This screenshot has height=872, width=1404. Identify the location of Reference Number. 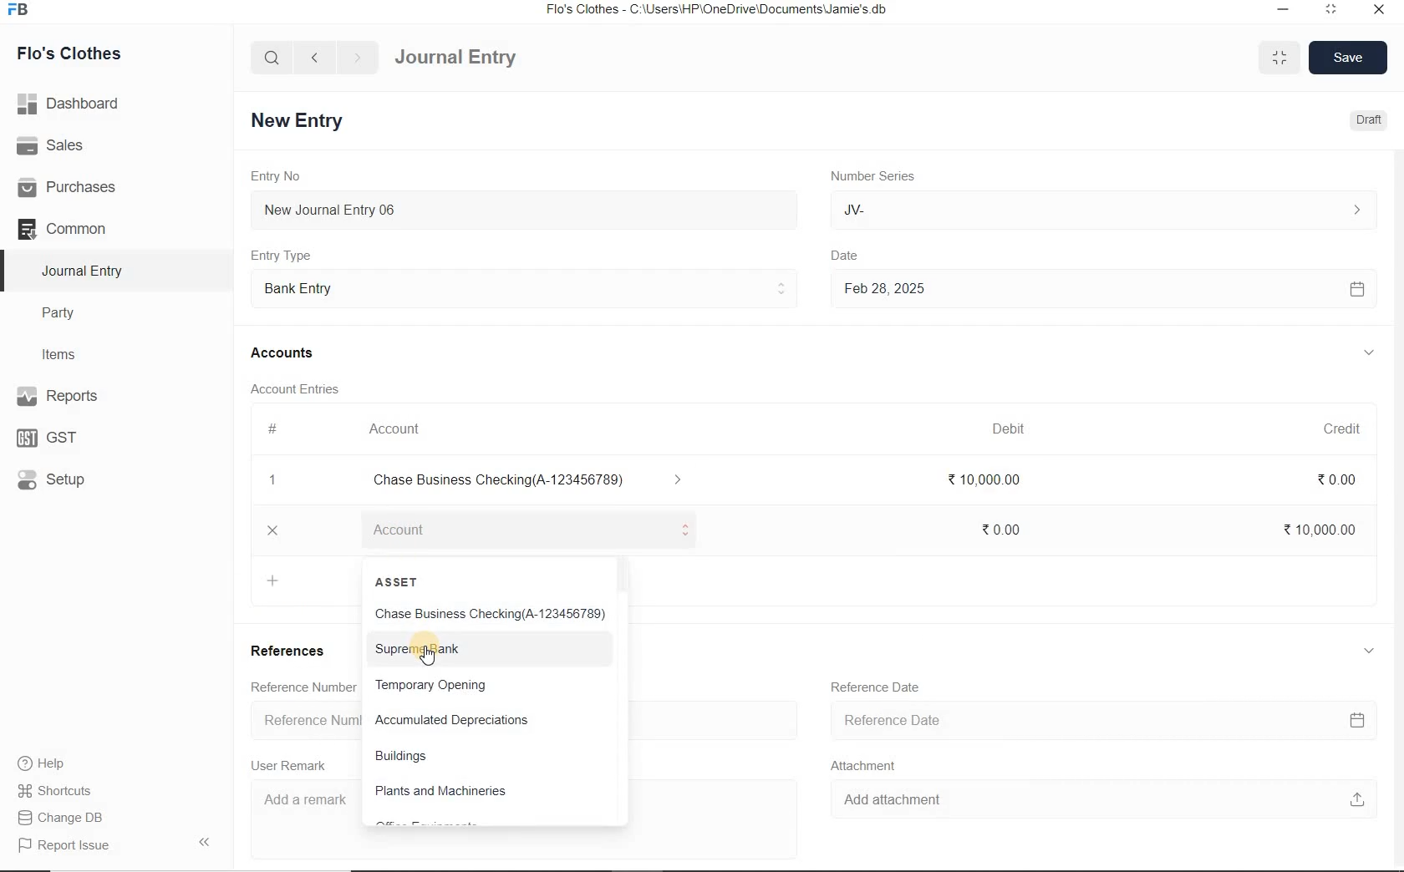
(304, 719).